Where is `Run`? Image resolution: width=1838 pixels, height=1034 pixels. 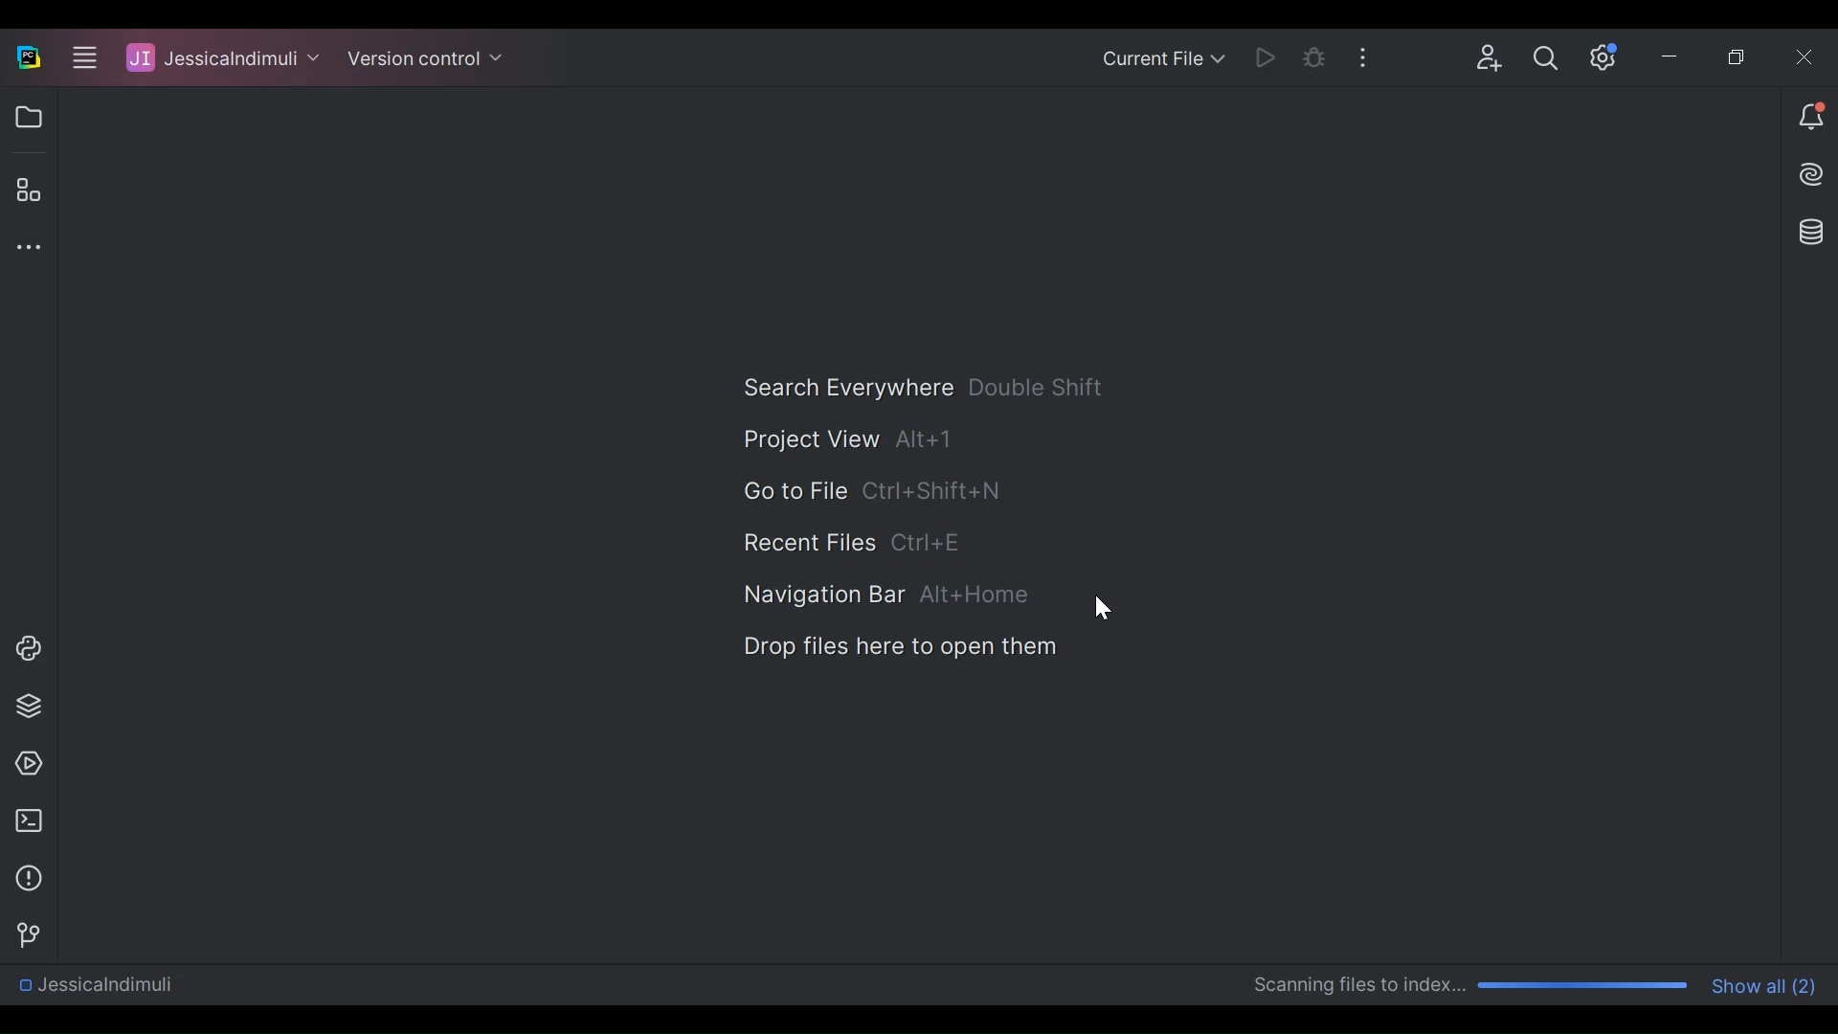
Run is located at coordinates (1264, 56).